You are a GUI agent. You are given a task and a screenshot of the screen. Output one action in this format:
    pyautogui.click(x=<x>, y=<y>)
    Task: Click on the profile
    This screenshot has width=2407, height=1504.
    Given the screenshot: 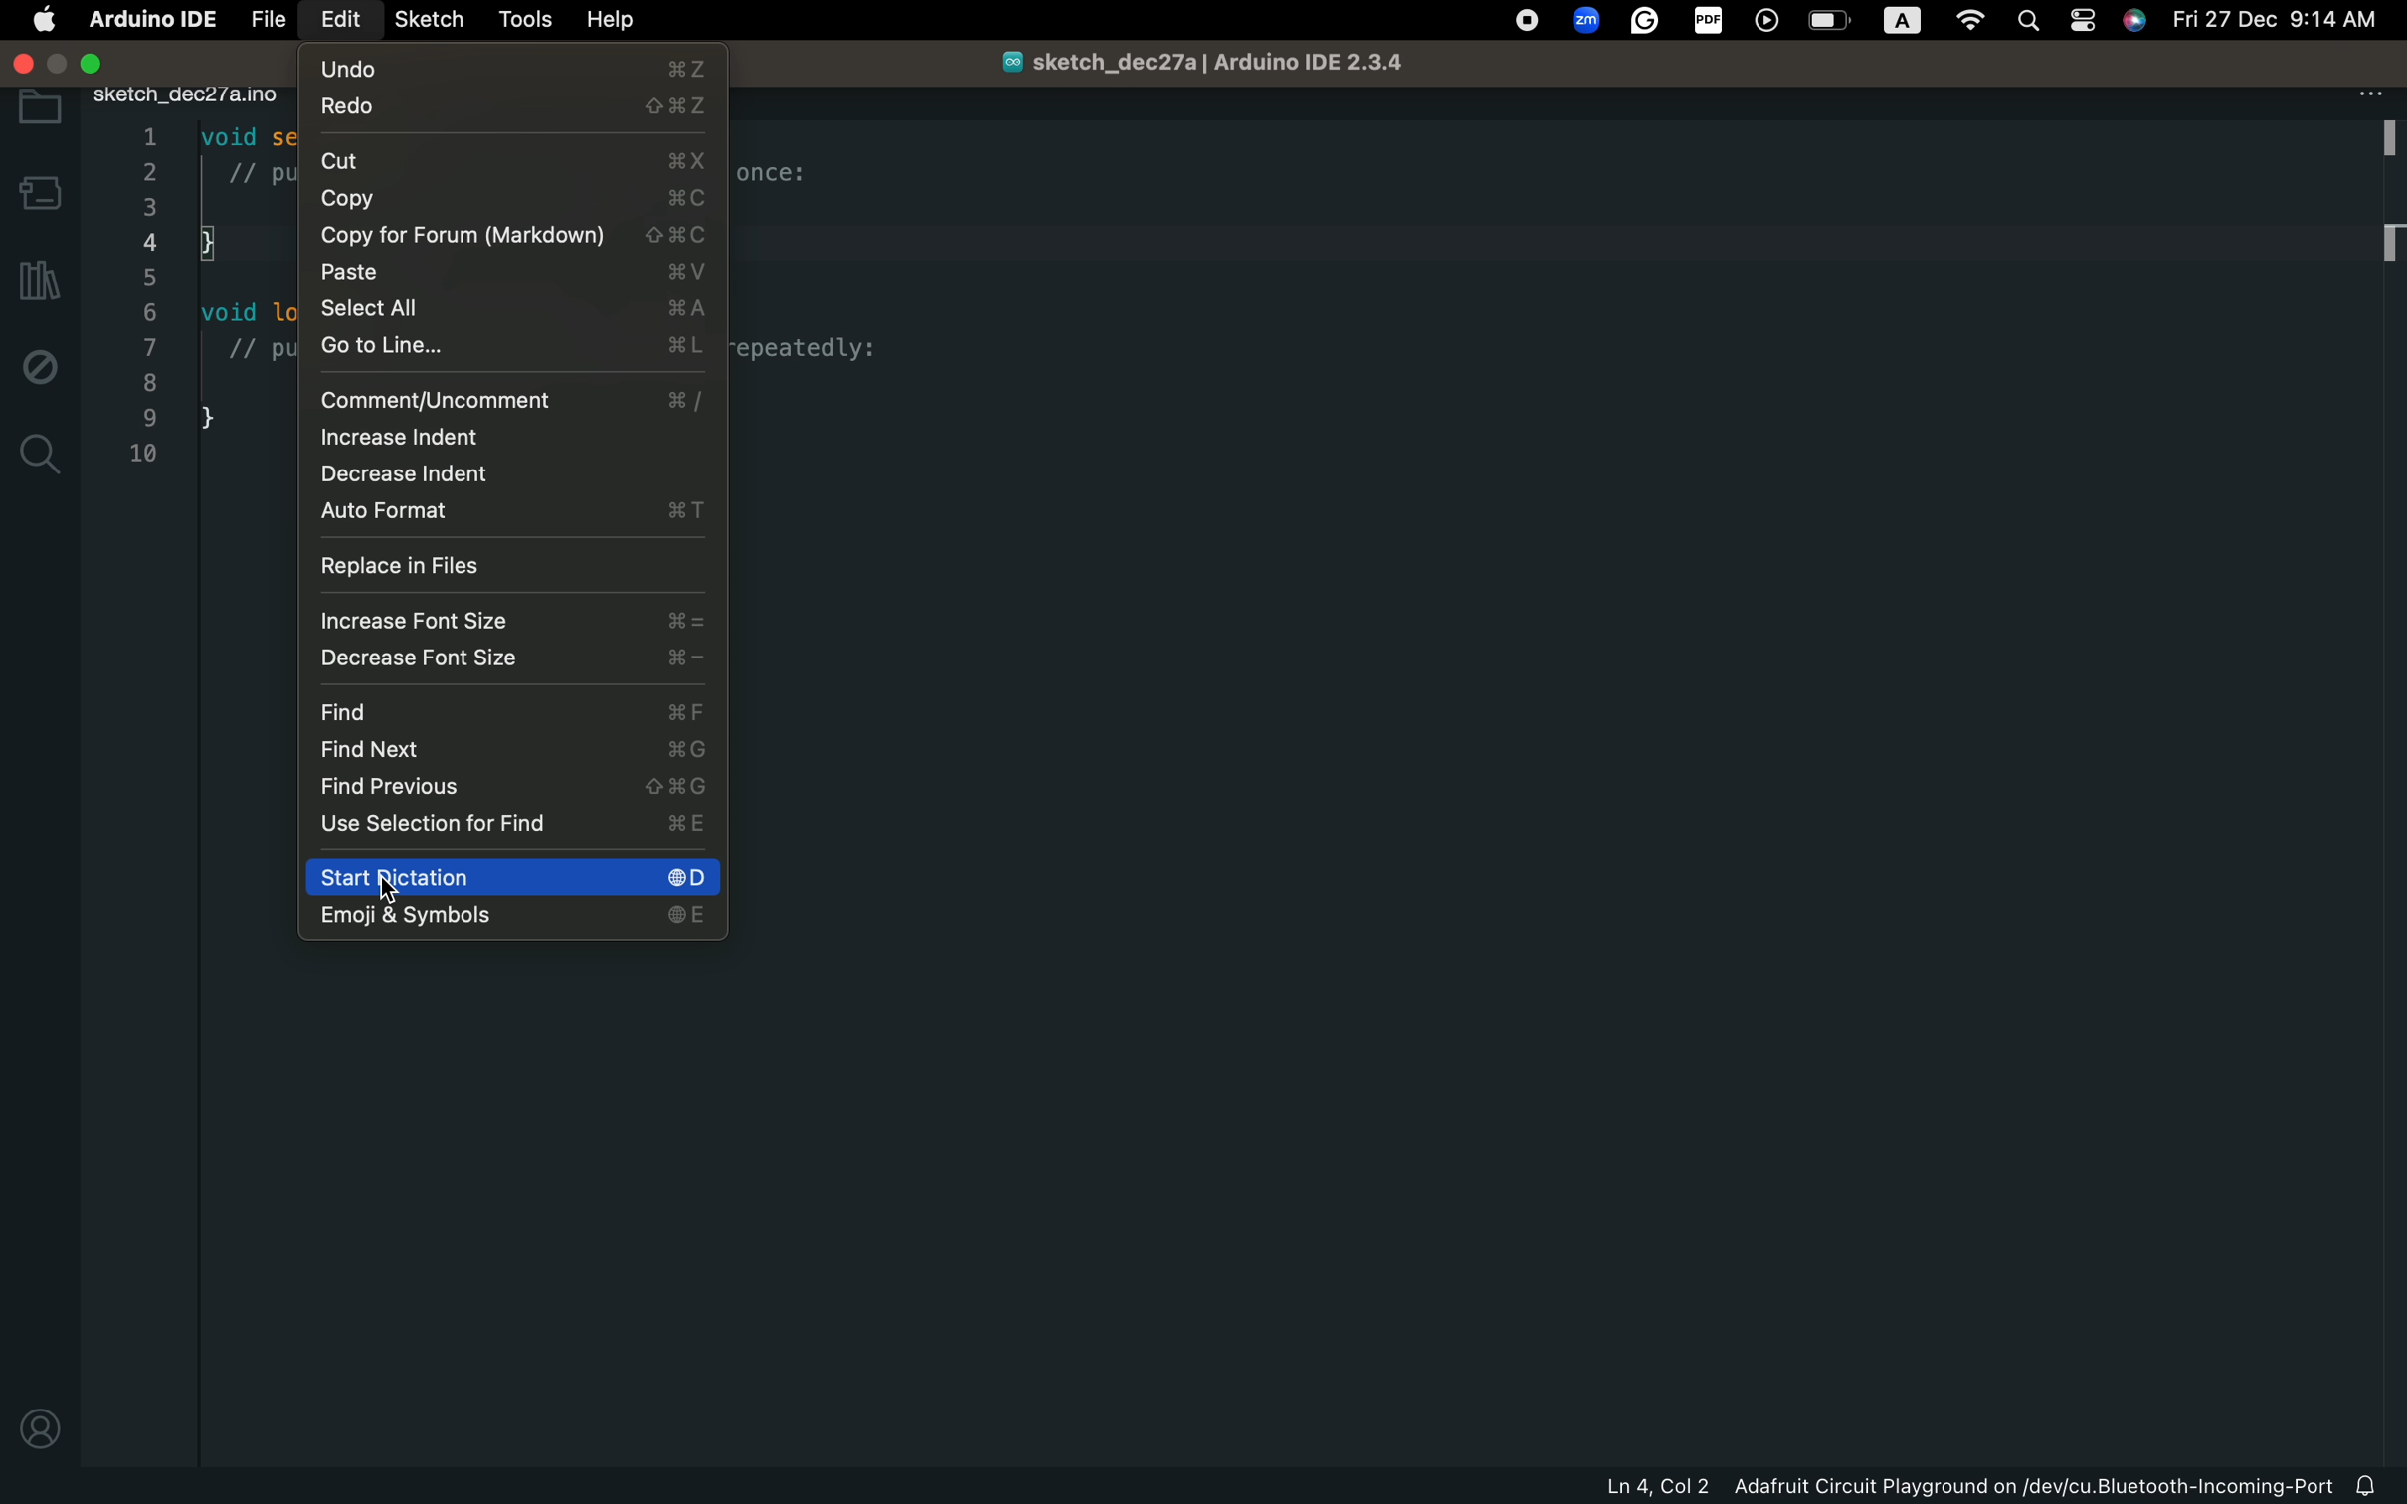 What is the action you would take?
    pyautogui.click(x=35, y=1431)
    